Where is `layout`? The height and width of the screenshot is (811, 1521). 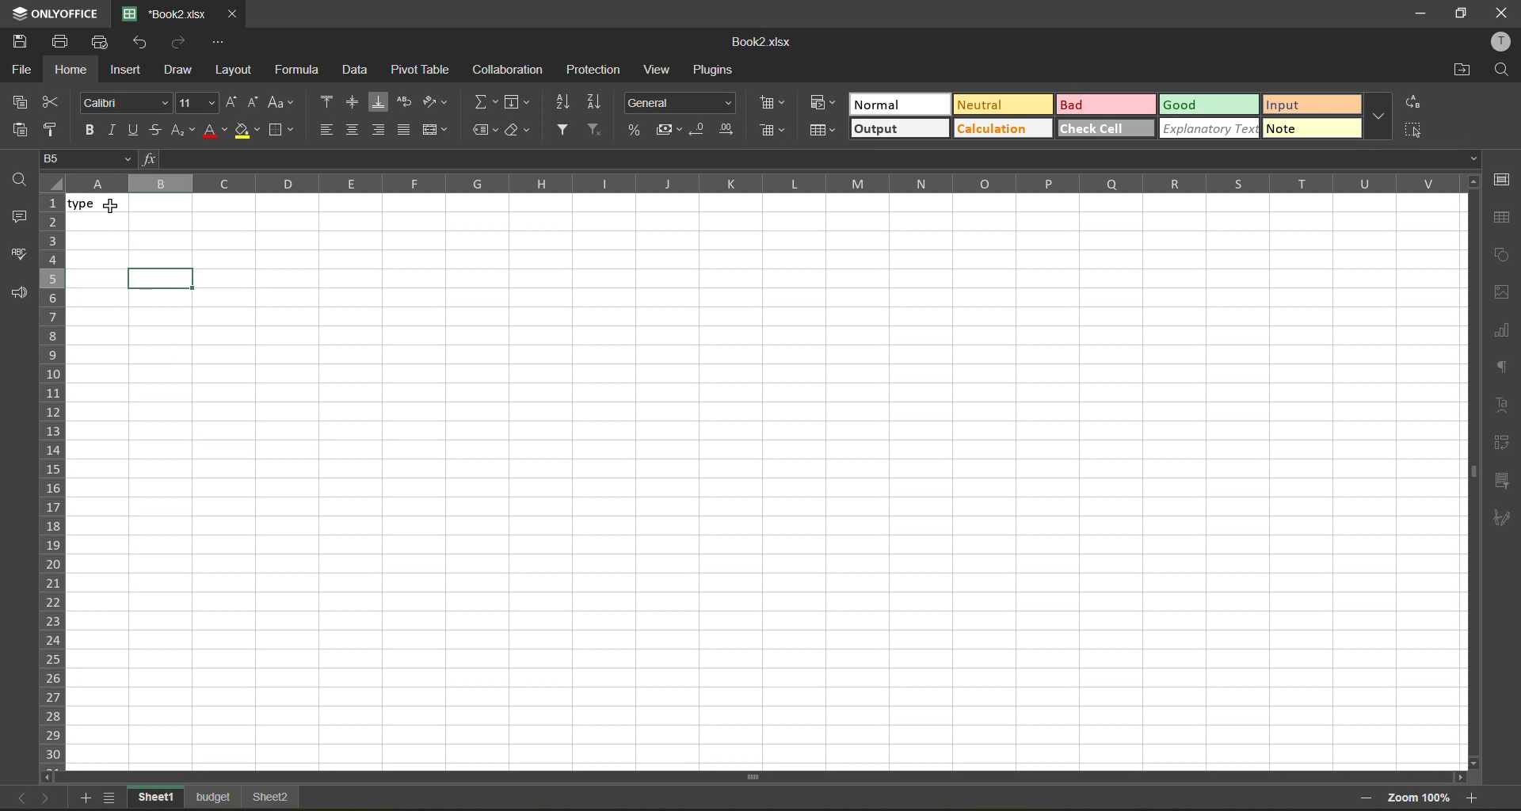
layout is located at coordinates (238, 70).